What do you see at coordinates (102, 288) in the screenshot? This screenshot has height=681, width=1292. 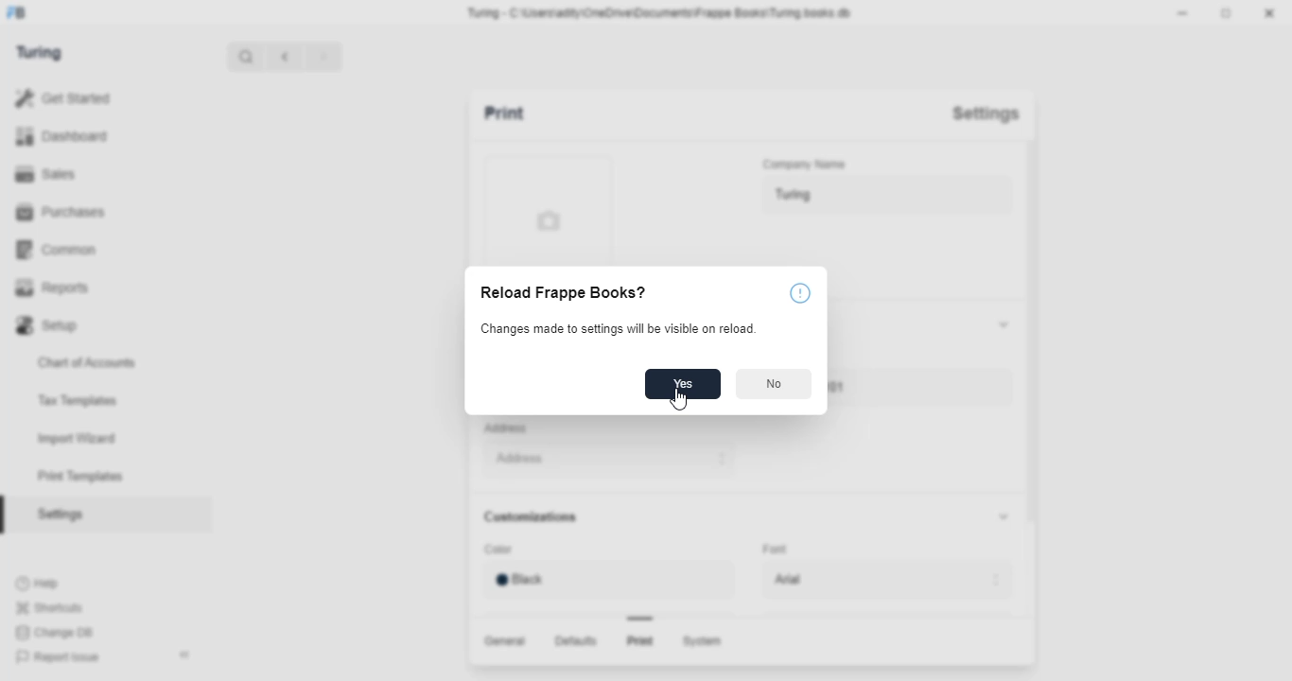 I see `Reports.` at bounding box center [102, 288].